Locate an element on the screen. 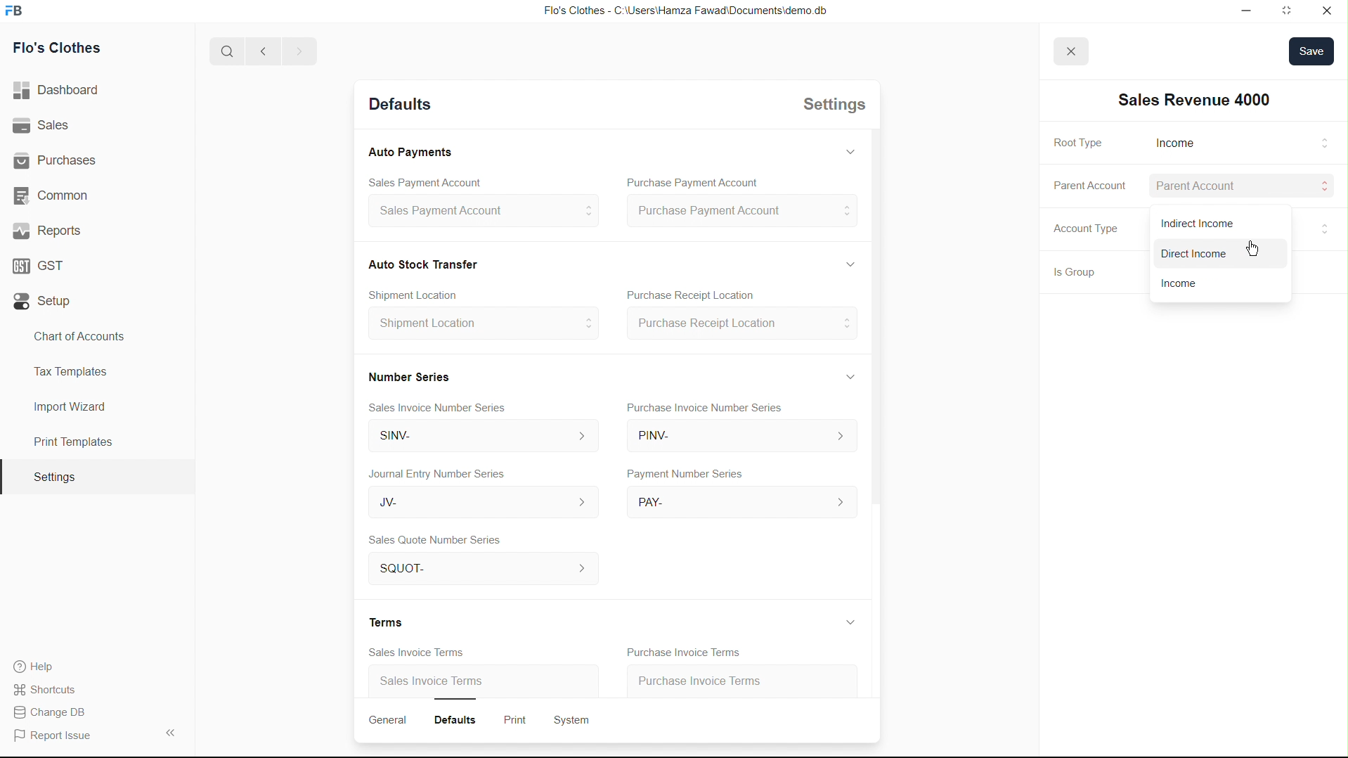  close is located at coordinates (1069, 51).